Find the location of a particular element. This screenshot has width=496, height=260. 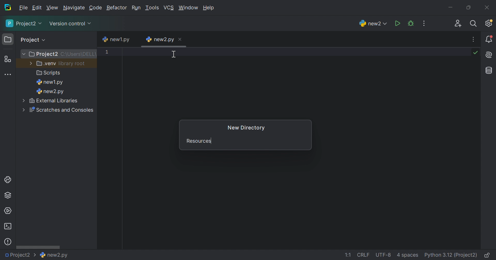

CRLF is located at coordinates (363, 255).